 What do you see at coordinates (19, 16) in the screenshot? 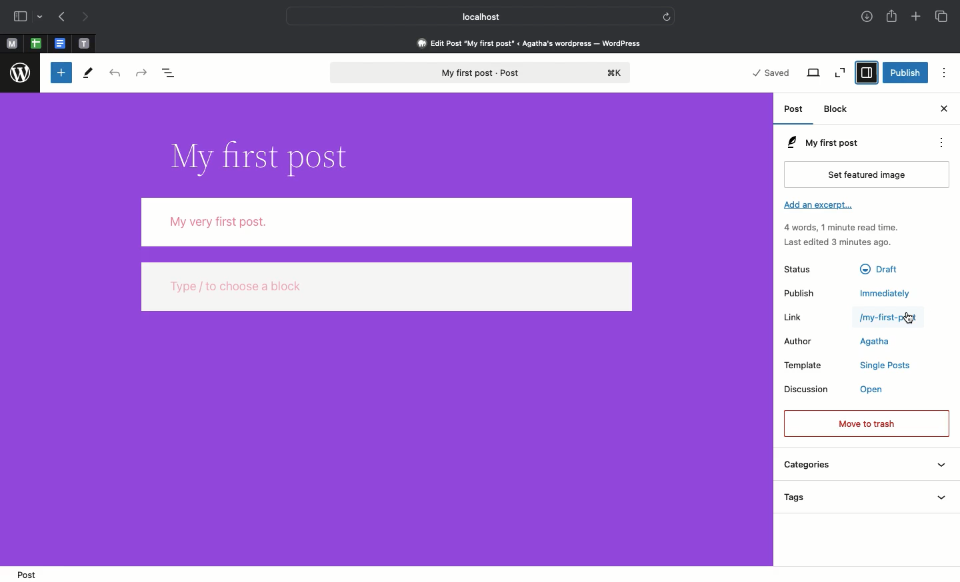
I see `Sidebar` at bounding box center [19, 16].